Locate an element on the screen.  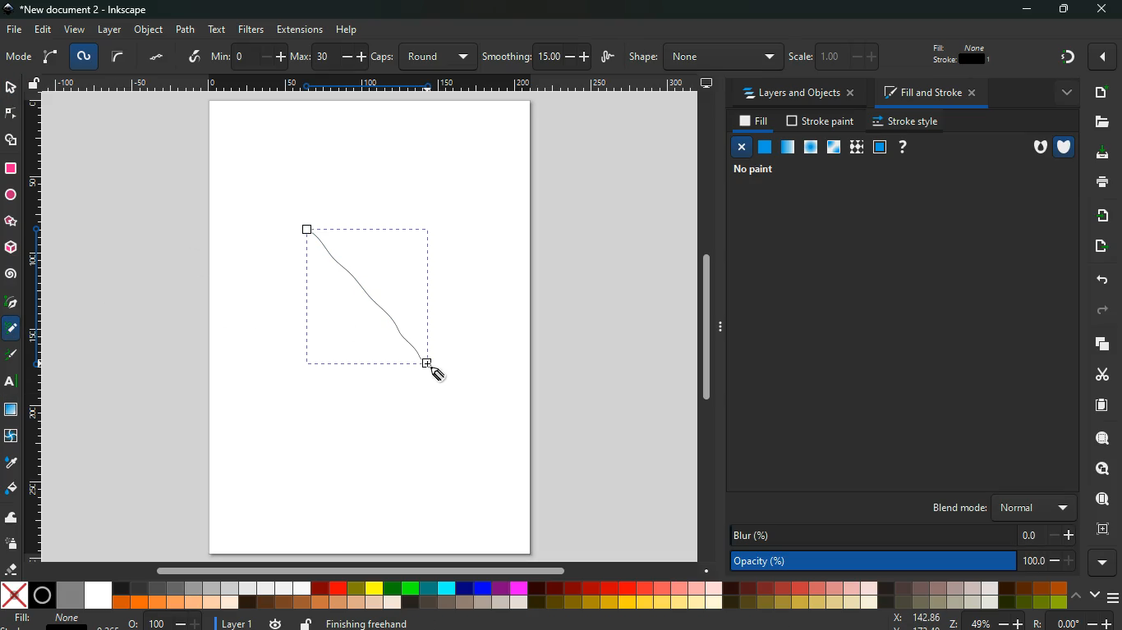
 is located at coordinates (706, 334).